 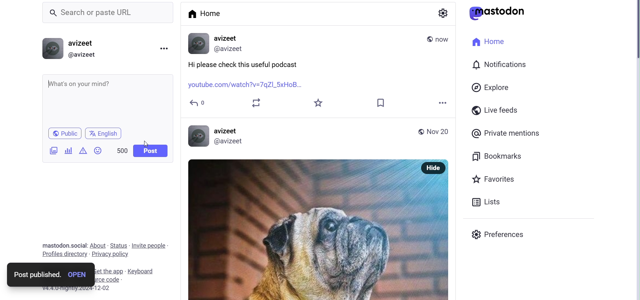 What do you see at coordinates (73, 290) in the screenshot?
I see `v4.4.0-nightly.2024-12-02` at bounding box center [73, 290].